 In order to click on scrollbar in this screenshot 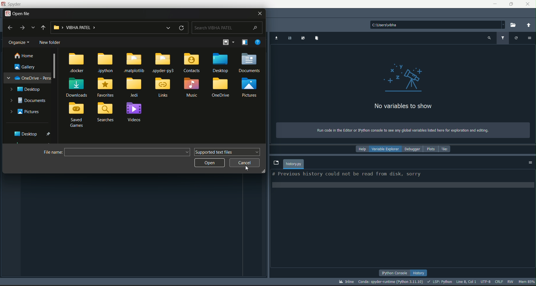, I will do `click(55, 66)`.